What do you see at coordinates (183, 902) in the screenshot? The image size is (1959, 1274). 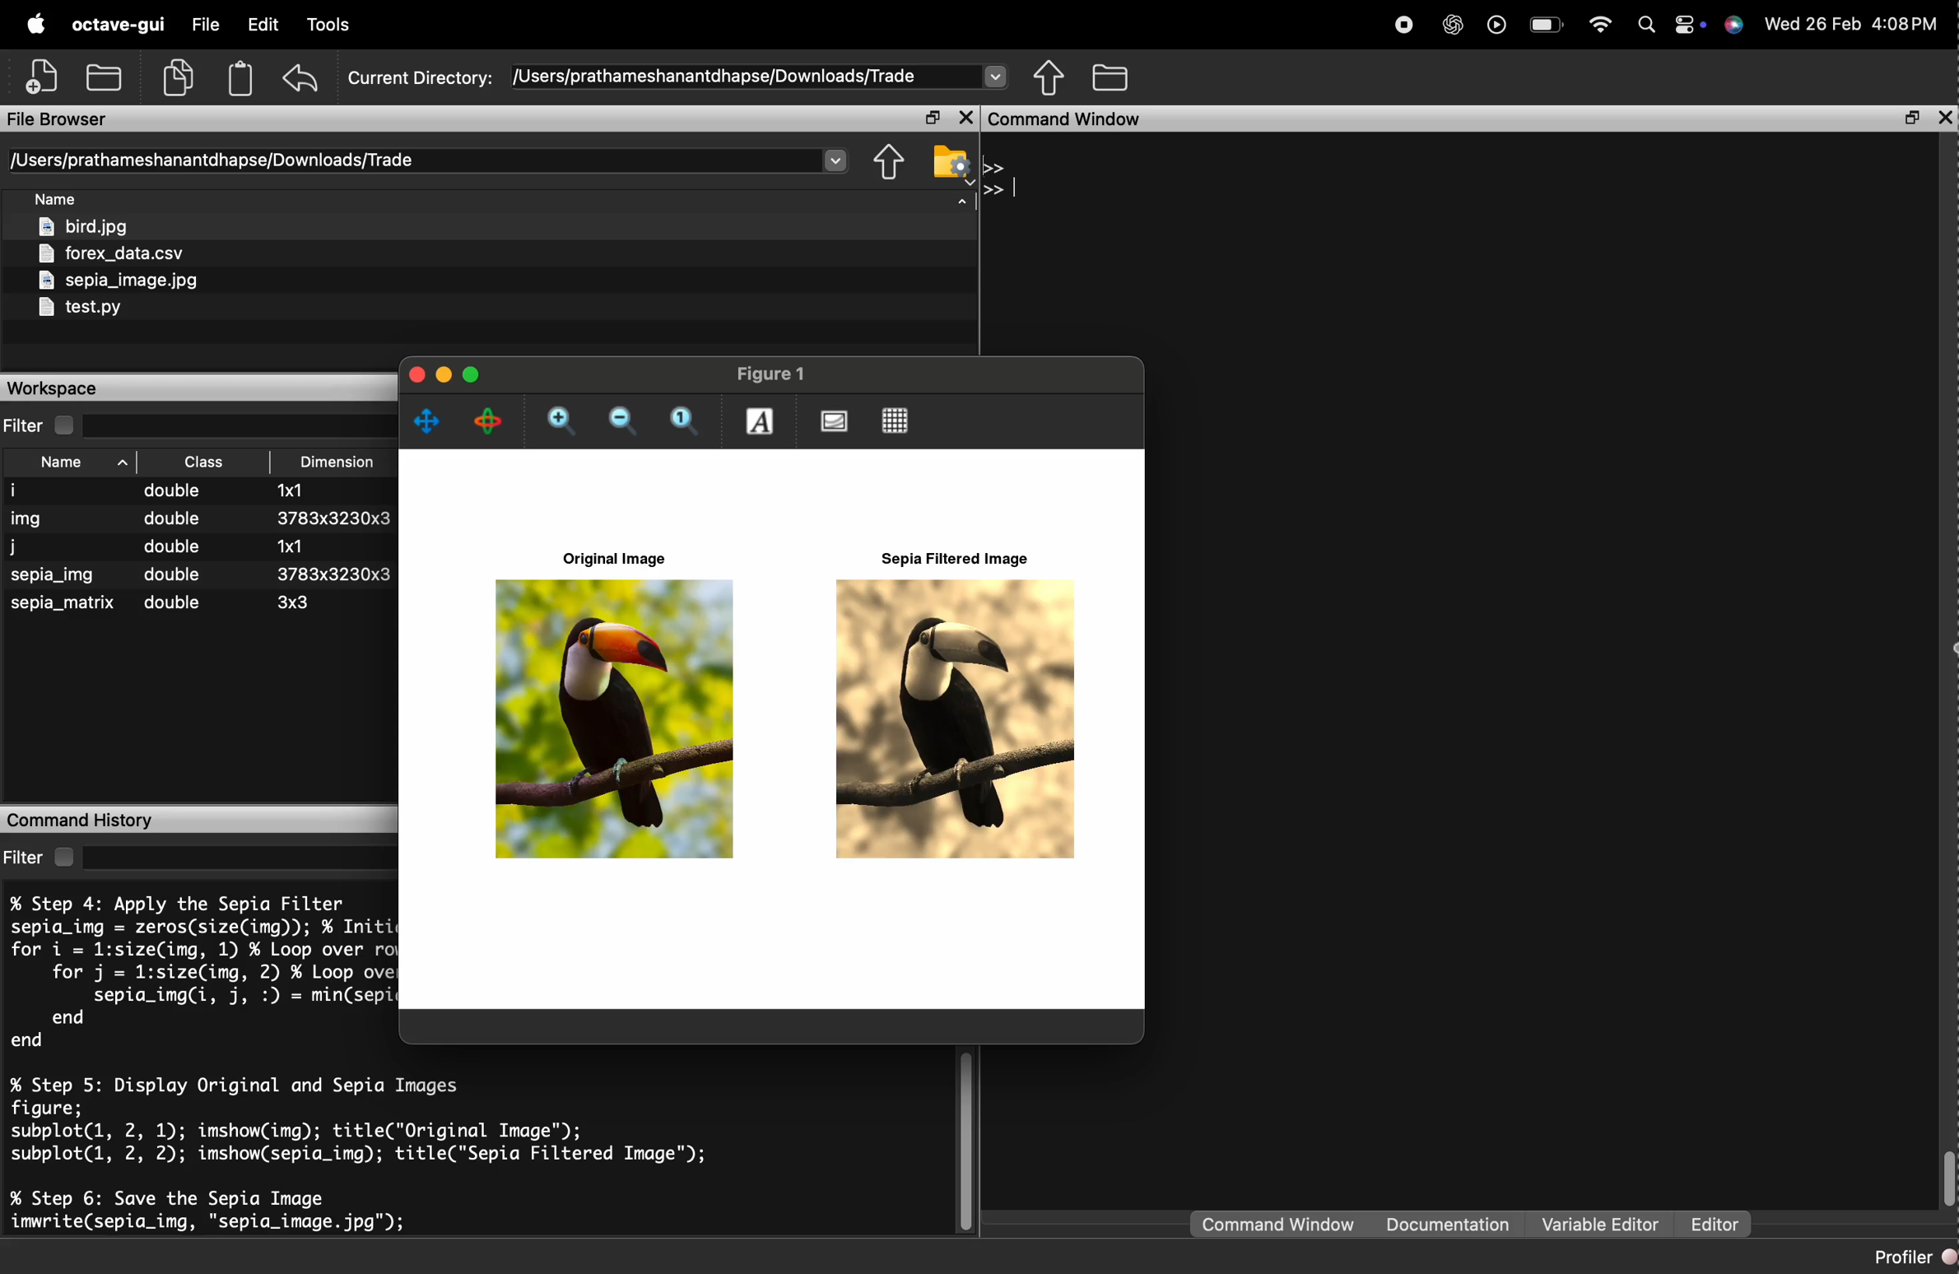 I see `% Step 4: Apply the Sepia Filter` at bounding box center [183, 902].